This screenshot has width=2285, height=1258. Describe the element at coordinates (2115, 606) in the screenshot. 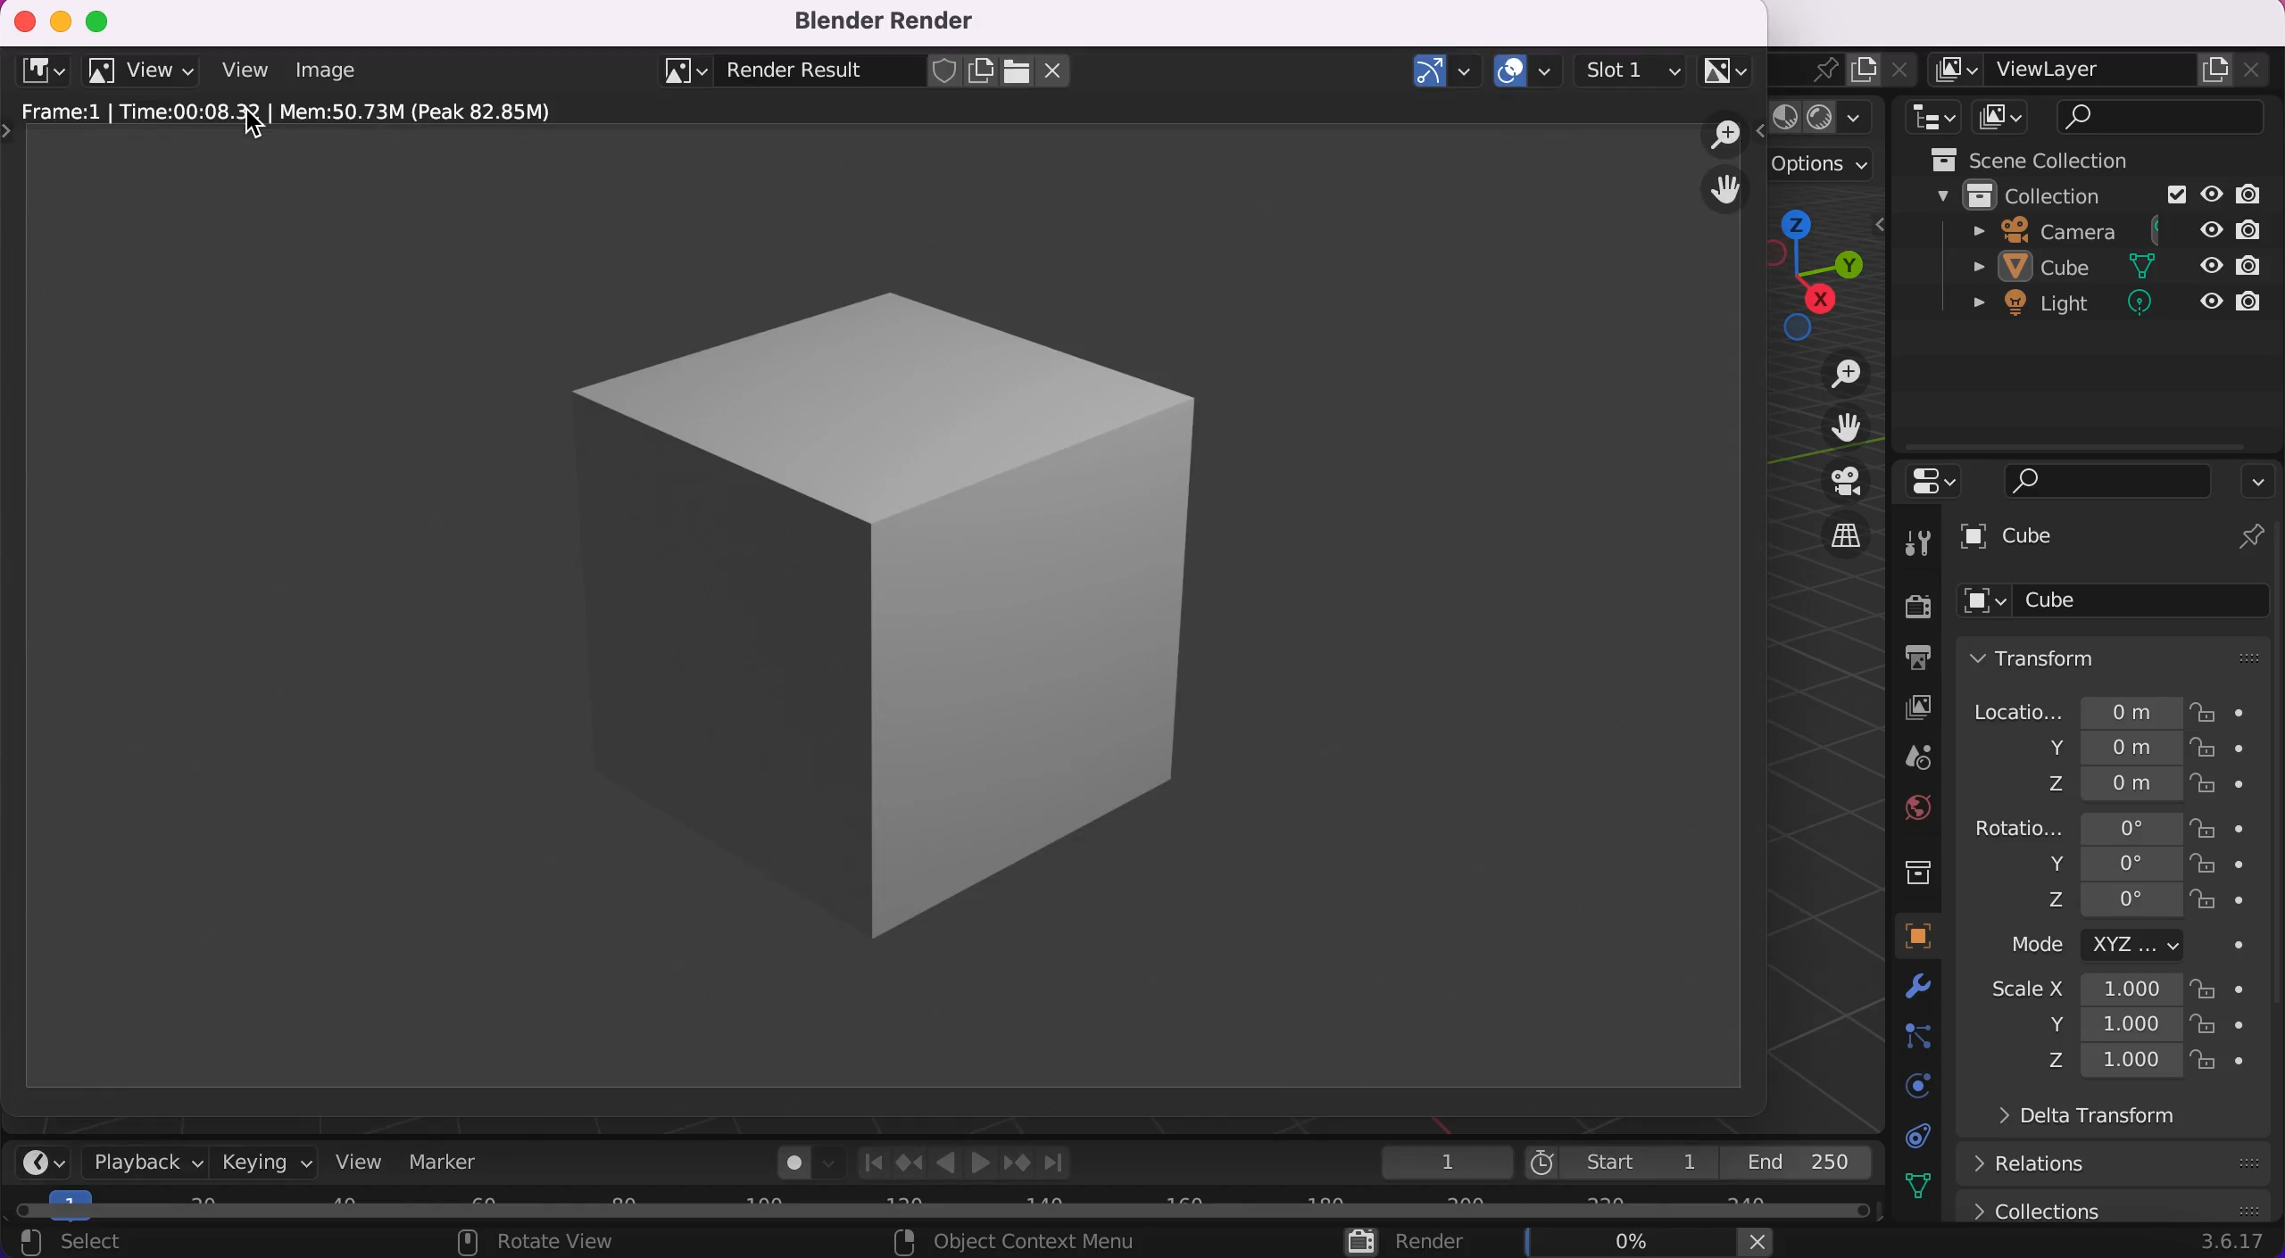

I see `cube` at that location.